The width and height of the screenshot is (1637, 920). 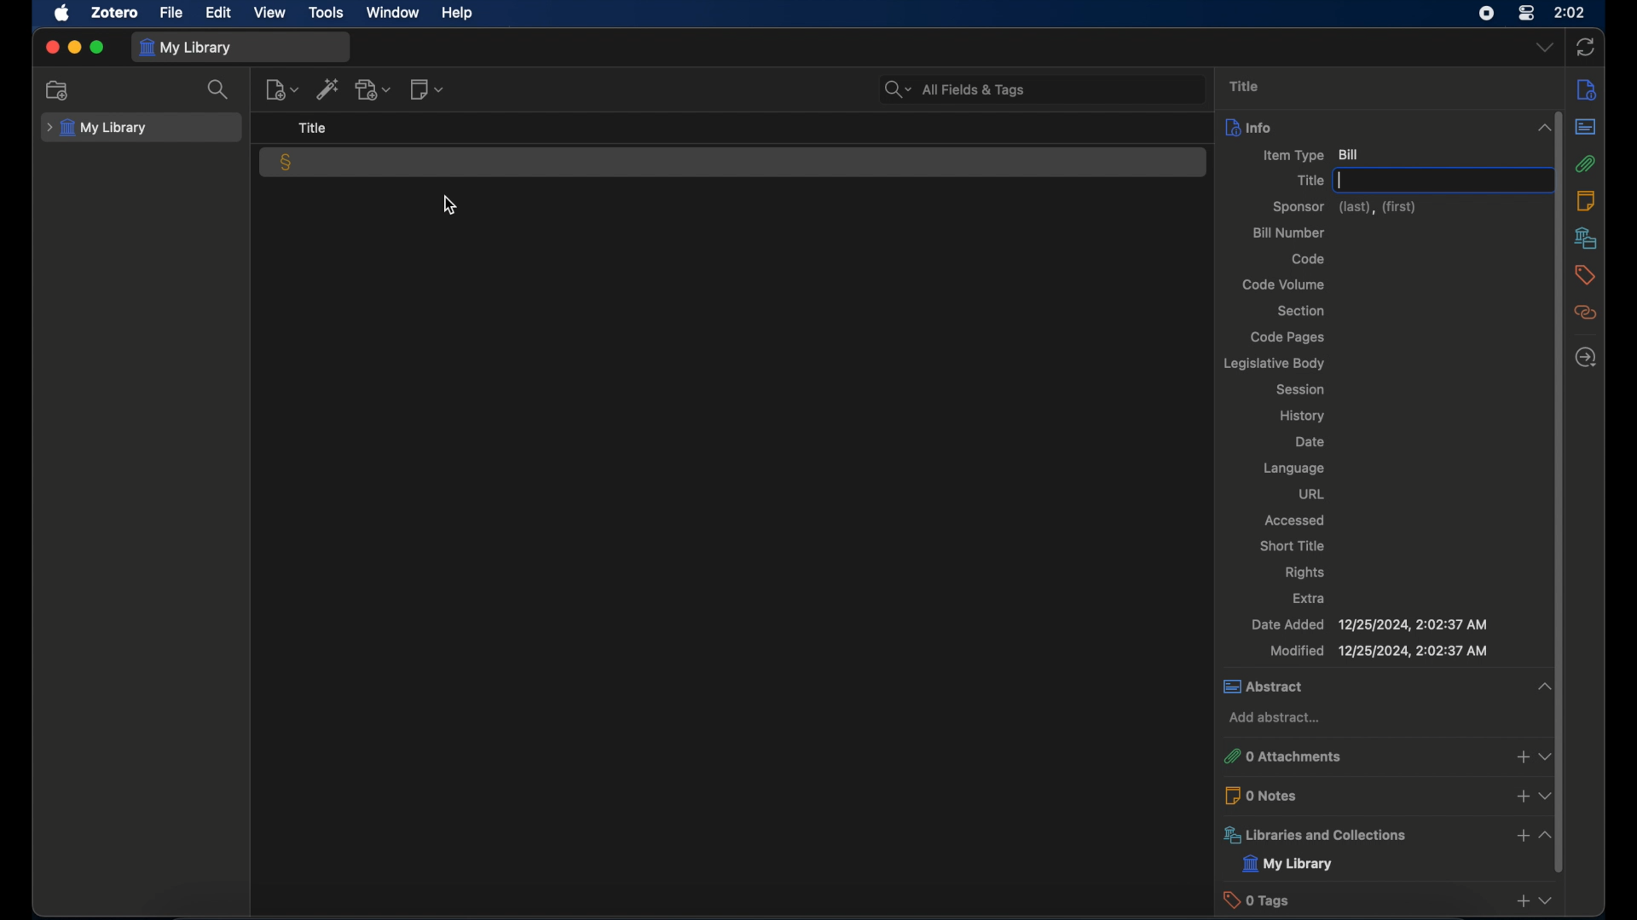 I want to click on abstract, so click(x=1387, y=686).